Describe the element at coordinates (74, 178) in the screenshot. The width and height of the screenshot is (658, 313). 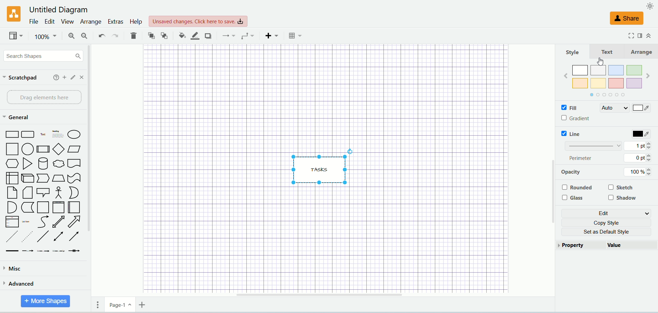
I see `Tape` at that location.